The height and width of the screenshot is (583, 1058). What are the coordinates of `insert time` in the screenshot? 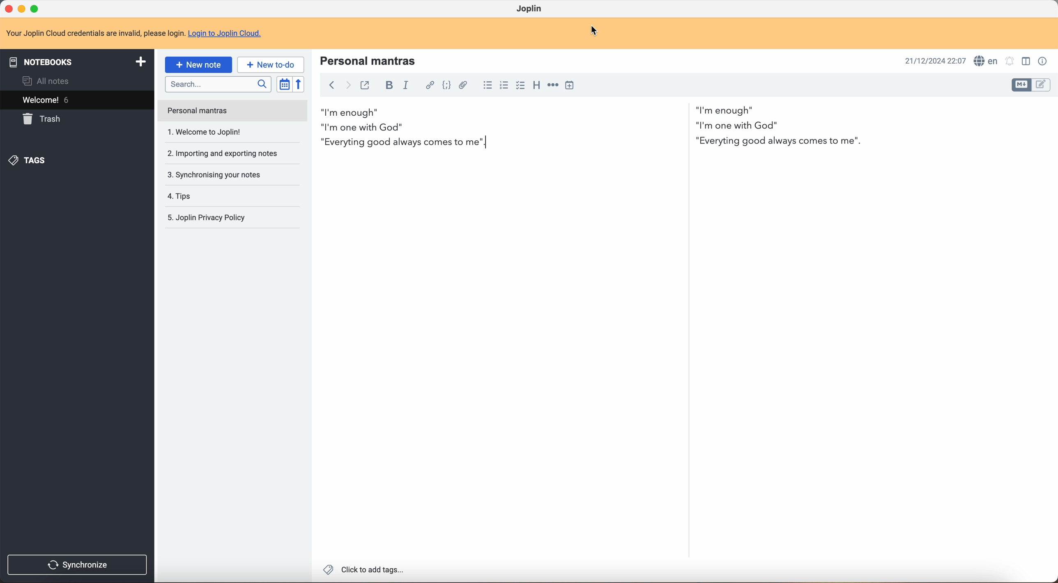 It's located at (569, 85).